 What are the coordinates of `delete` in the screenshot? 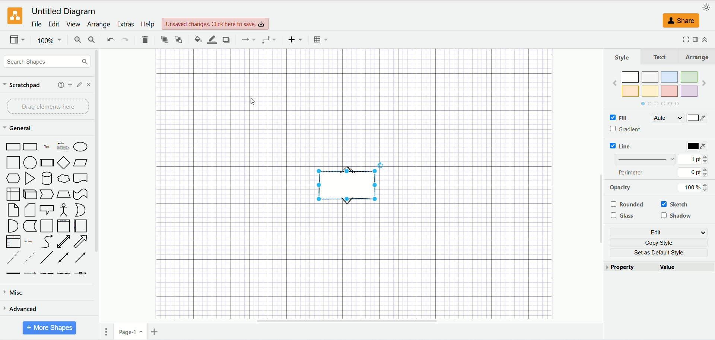 It's located at (146, 39).